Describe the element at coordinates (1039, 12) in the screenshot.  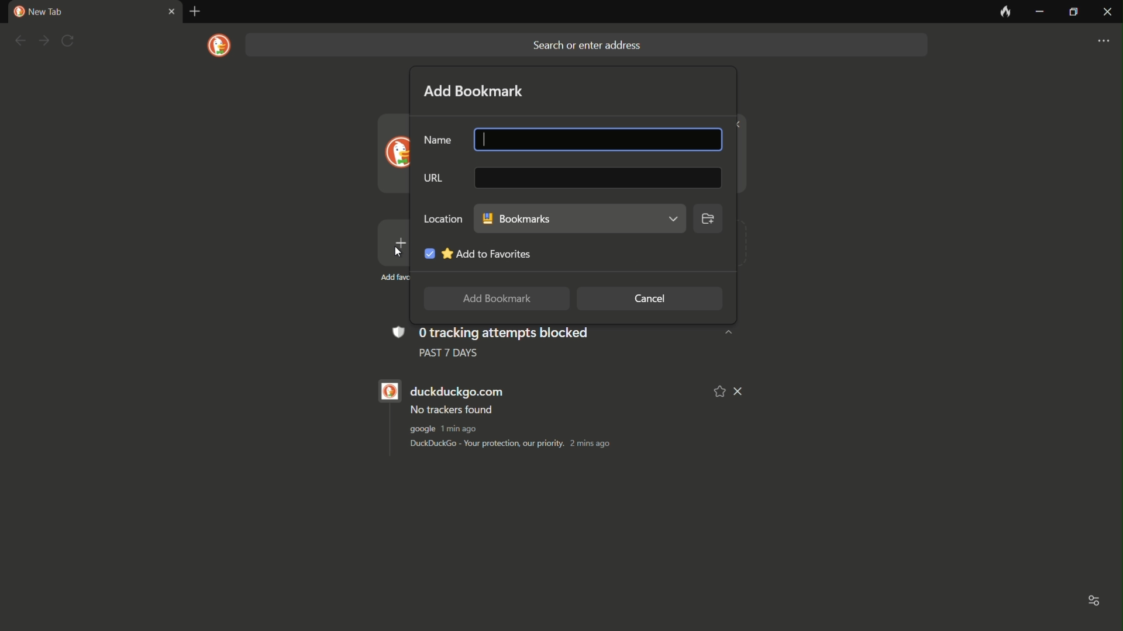
I see `minimize` at that location.